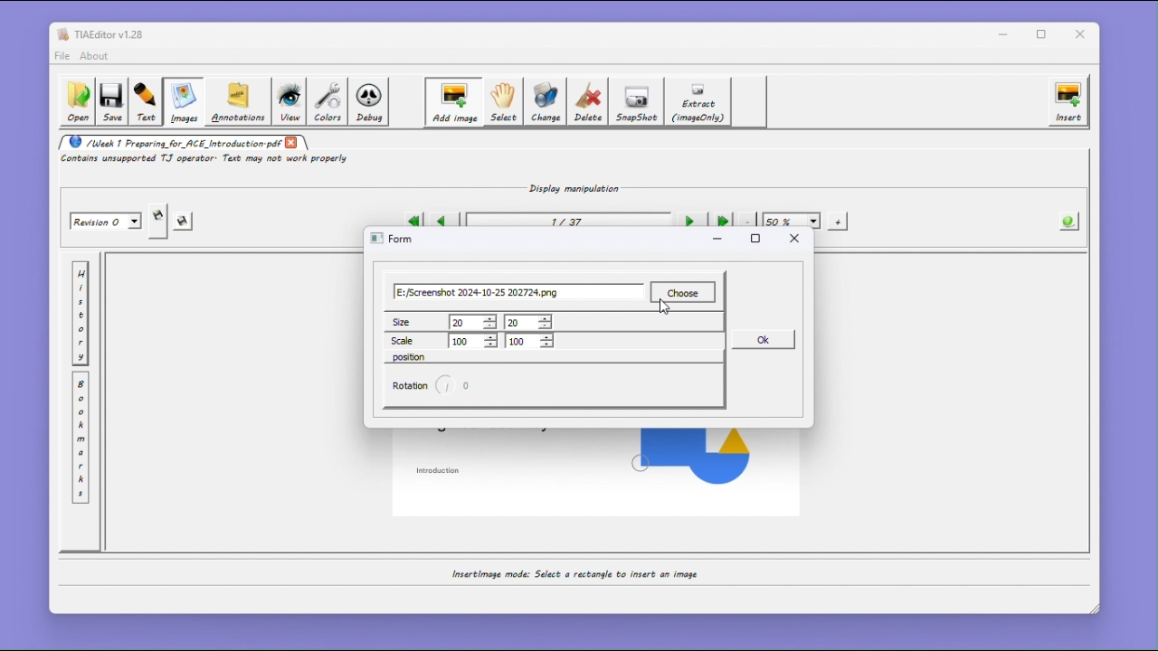 Image resolution: width=1158 pixels, height=651 pixels. I want to click on Open, so click(76, 102).